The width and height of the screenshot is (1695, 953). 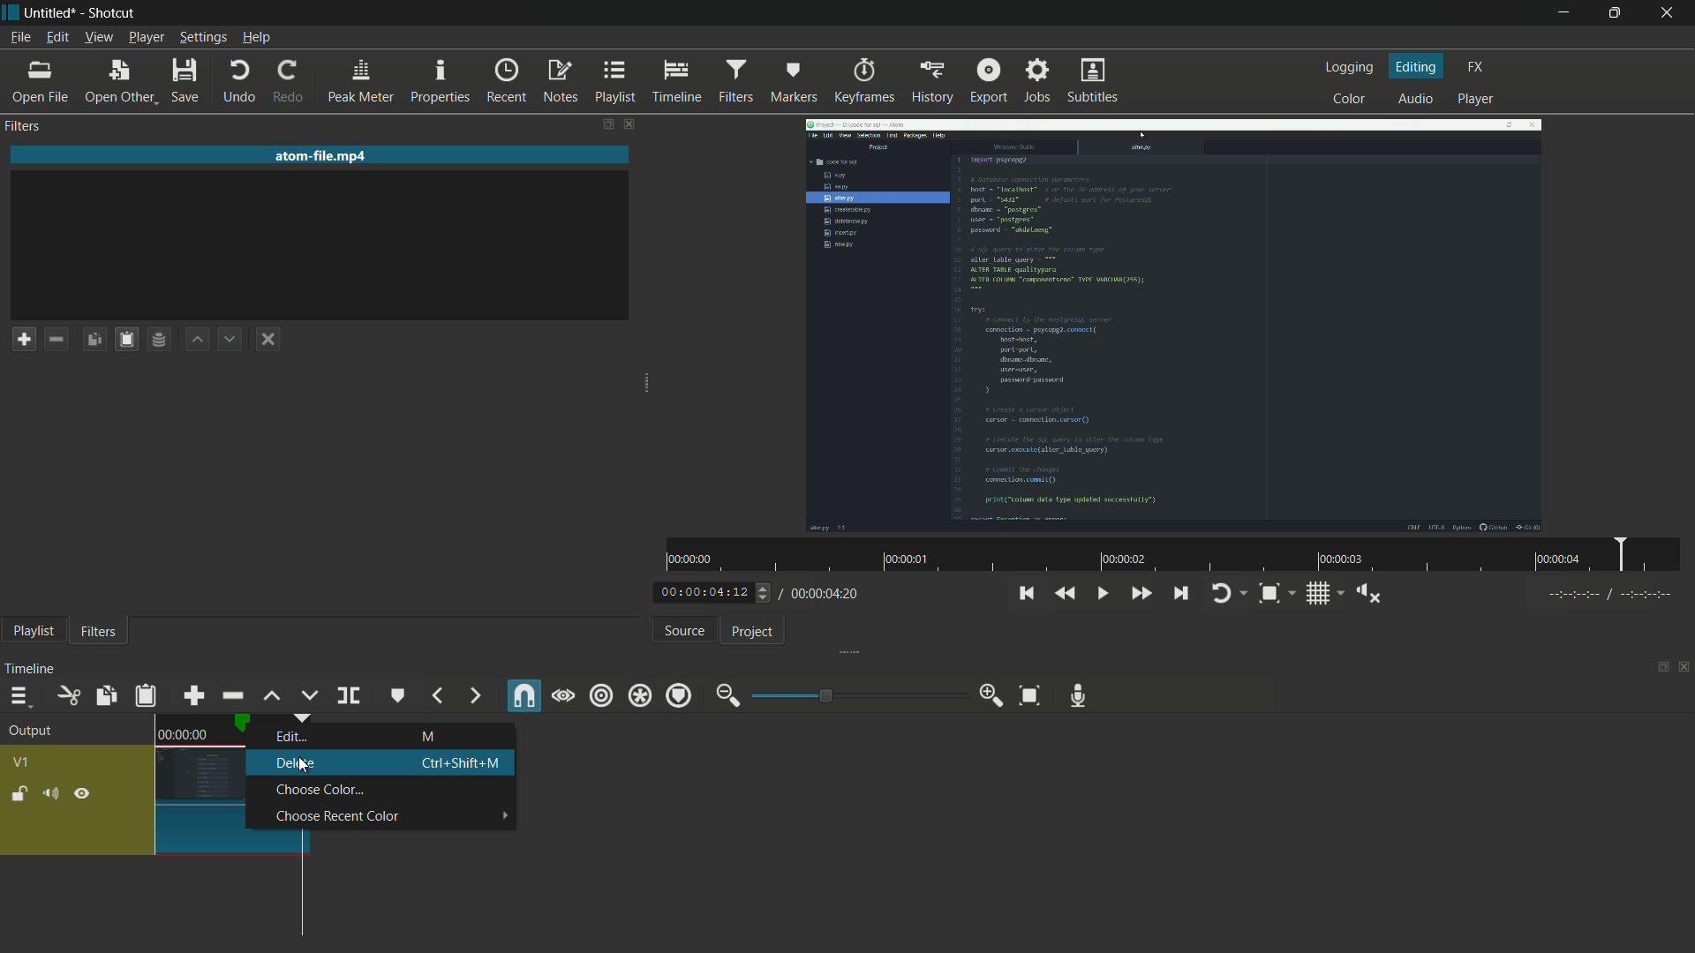 What do you see at coordinates (602, 695) in the screenshot?
I see `ripple` at bounding box center [602, 695].